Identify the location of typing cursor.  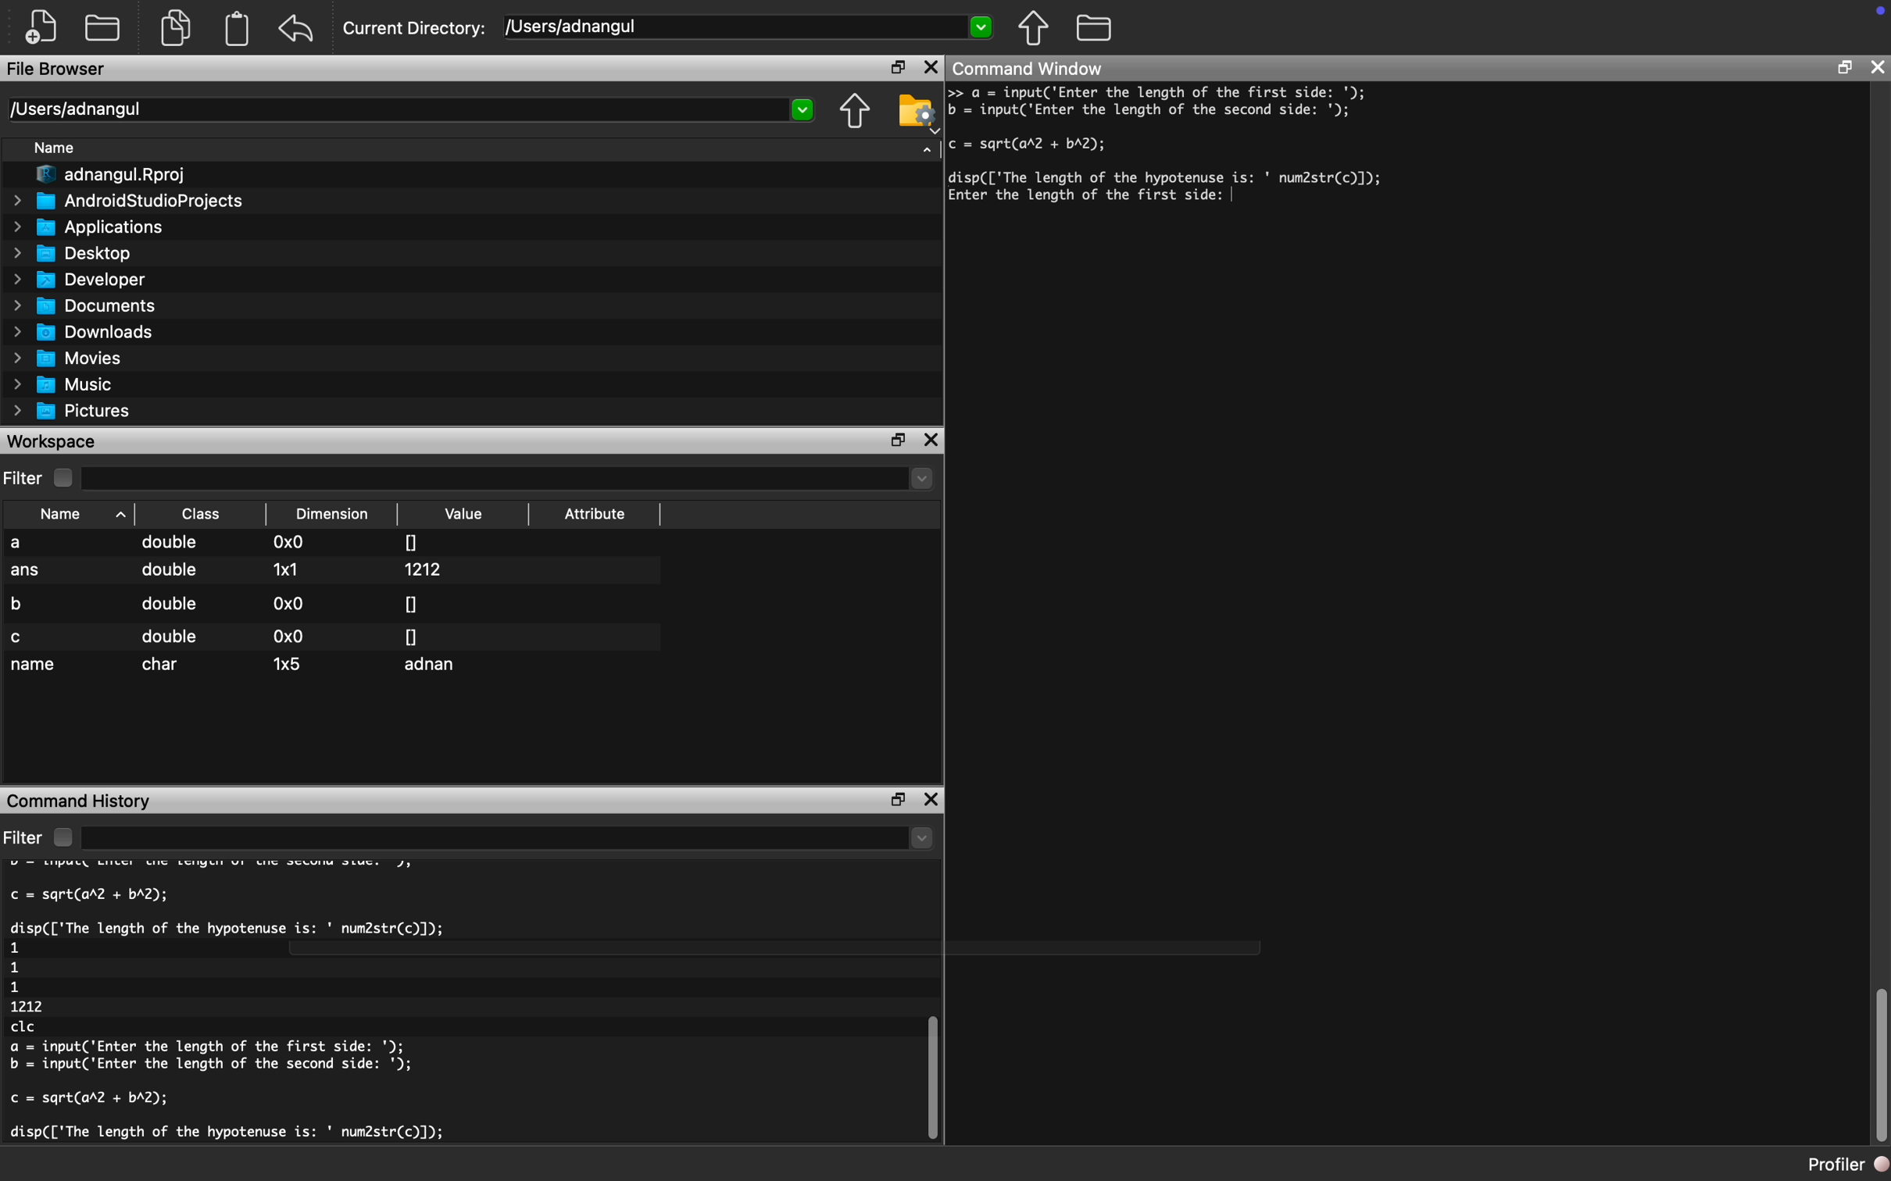
(1234, 205).